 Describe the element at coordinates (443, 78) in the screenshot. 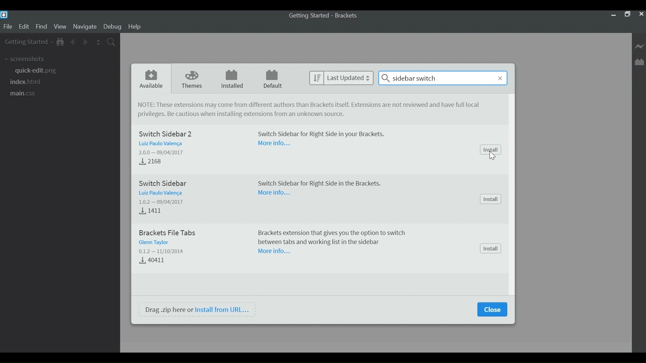

I see `Sidebar switch` at that location.